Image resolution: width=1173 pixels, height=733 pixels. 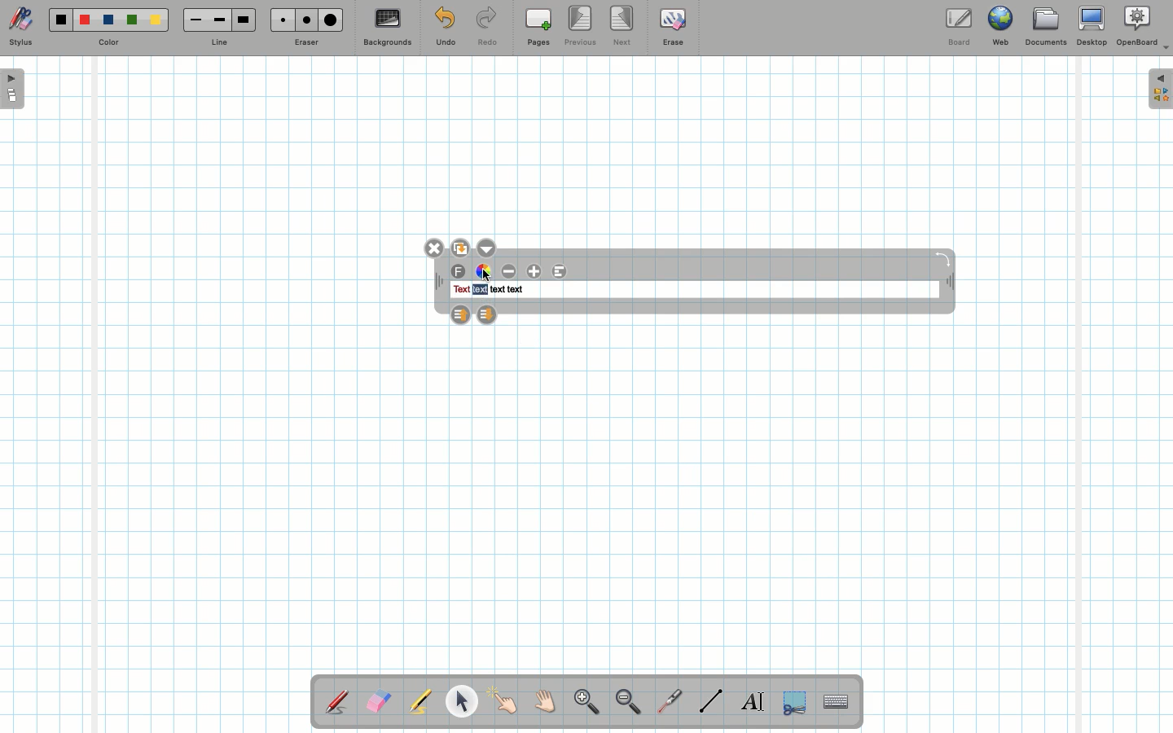 I want to click on Layer up, so click(x=459, y=314).